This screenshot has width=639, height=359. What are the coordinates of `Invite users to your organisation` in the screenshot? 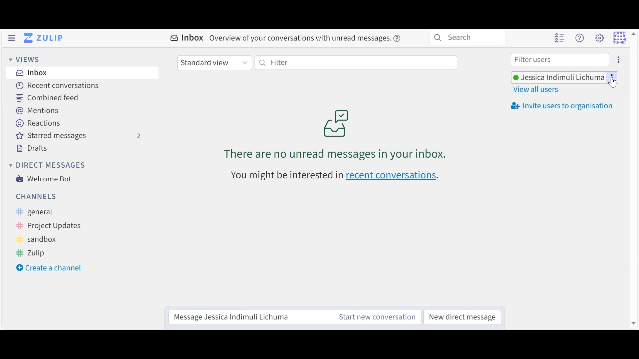 It's located at (561, 106).